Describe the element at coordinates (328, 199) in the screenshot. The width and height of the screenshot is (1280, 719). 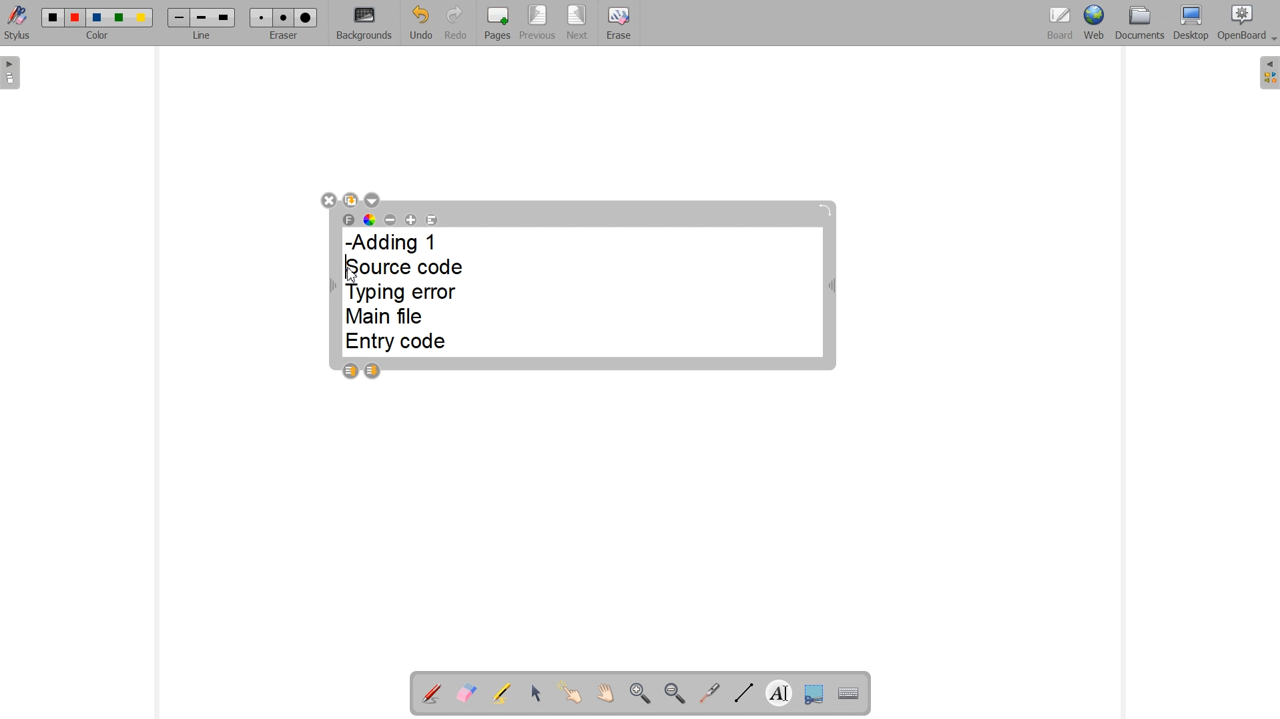
I see `Close` at that location.